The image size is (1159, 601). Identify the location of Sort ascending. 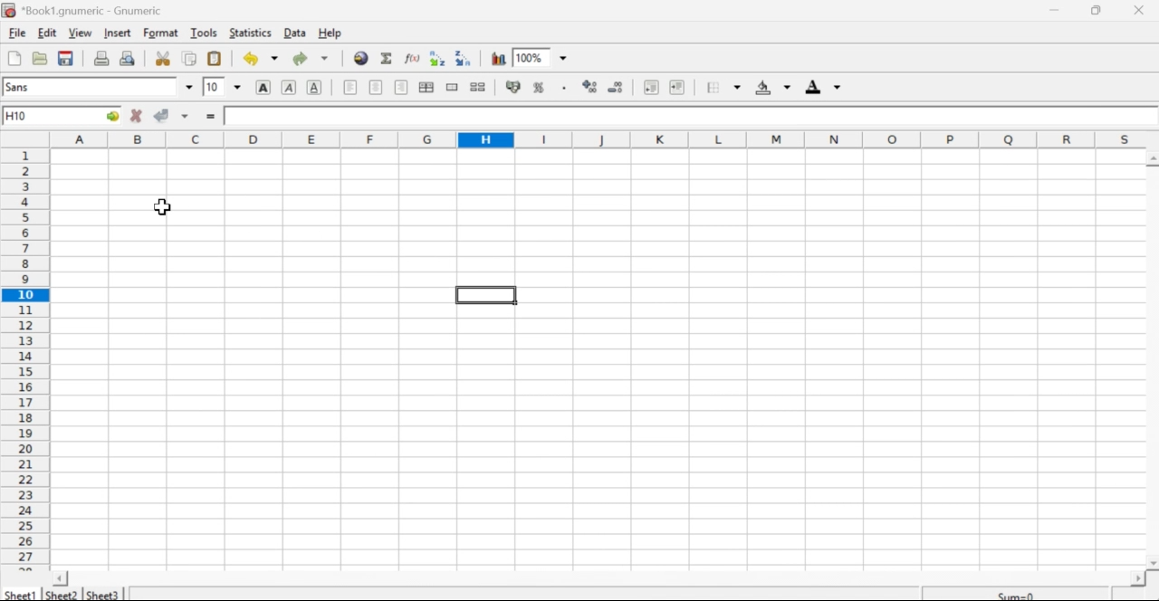
(437, 59).